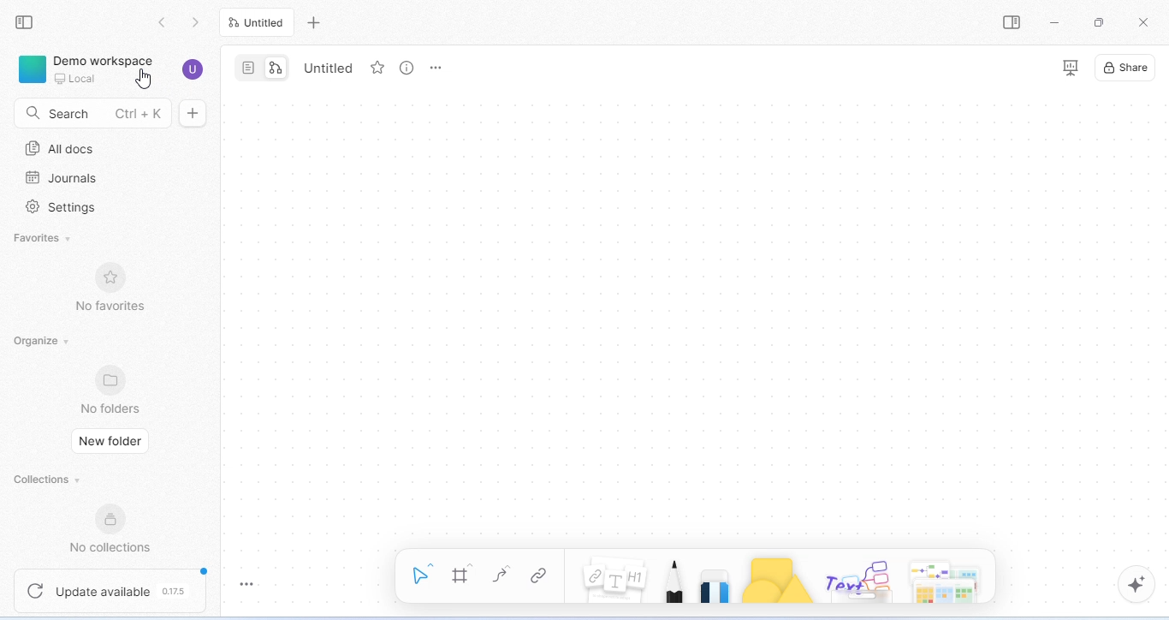  Describe the element at coordinates (197, 69) in the screenshot. I see `account` at that location.